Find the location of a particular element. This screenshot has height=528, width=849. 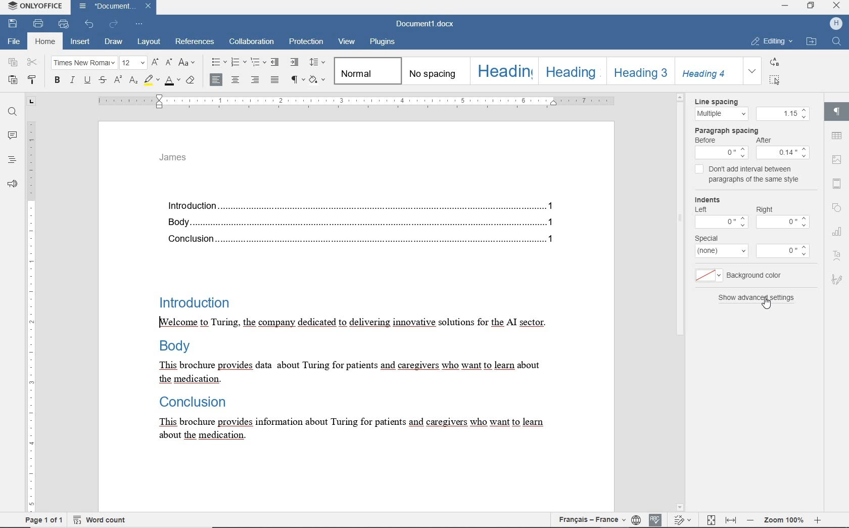

increment font size is located at coordinates (155, 63).